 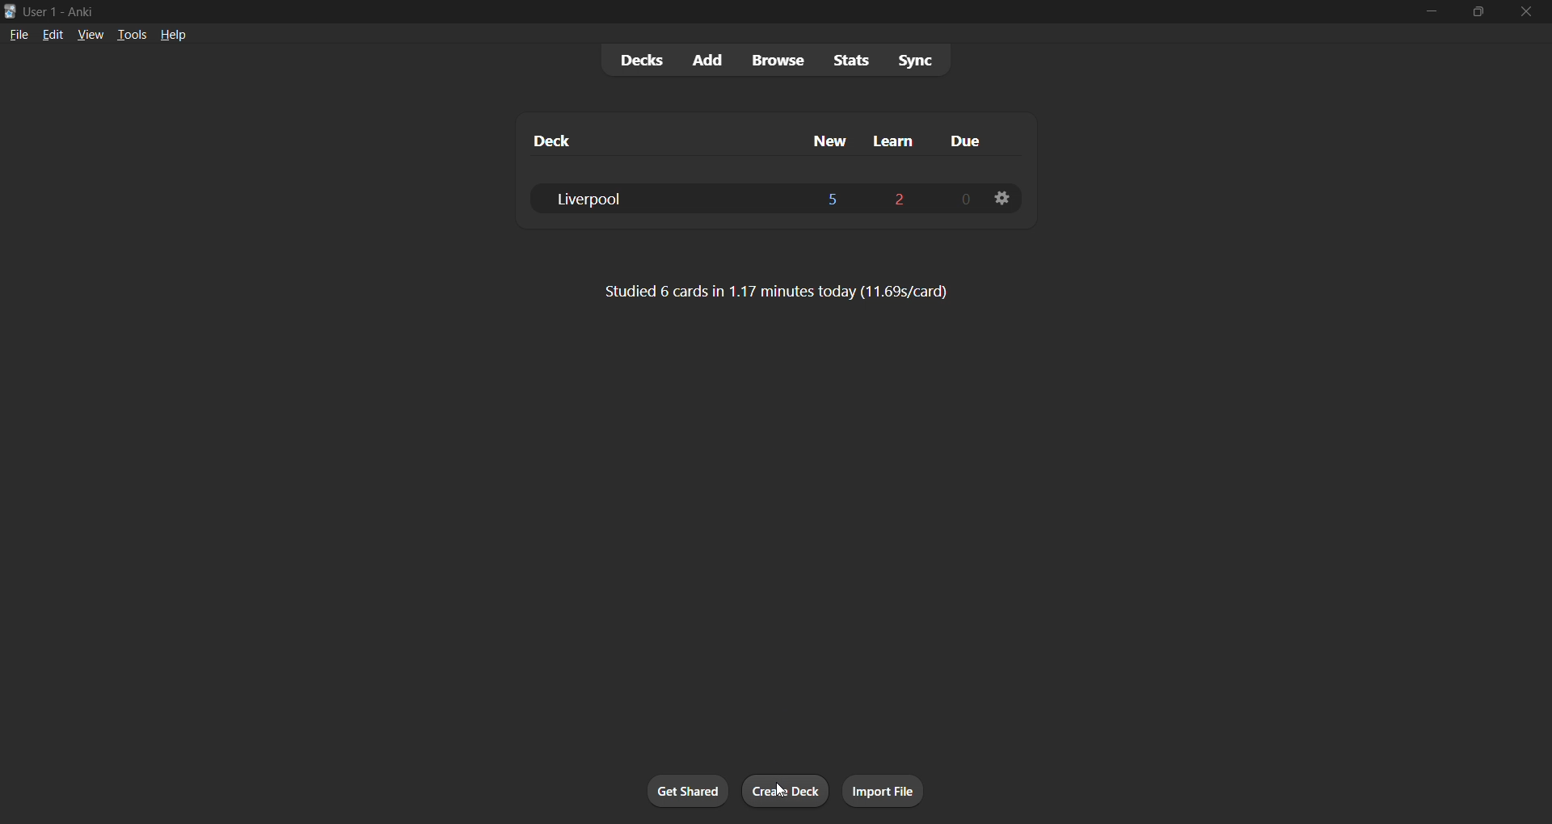 I want to click on add, so click(x=702, y=61).